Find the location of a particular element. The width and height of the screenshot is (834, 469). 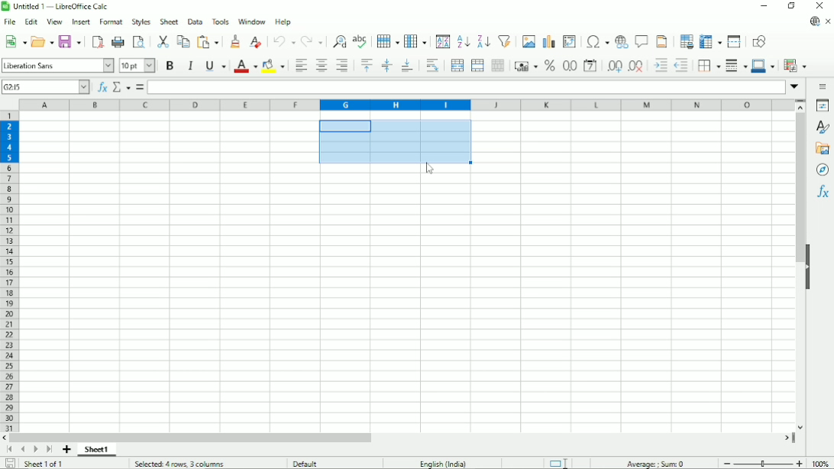

Column headings is located at coordinates (406, 105).